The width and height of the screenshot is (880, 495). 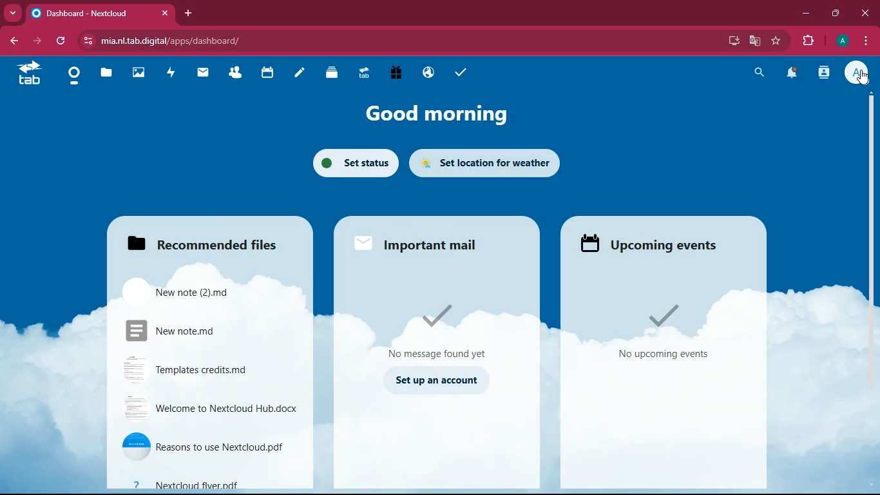 What do you see at coordinates (110, 73) in the screenshot?
I see `files` at bounding box center [110, 73].